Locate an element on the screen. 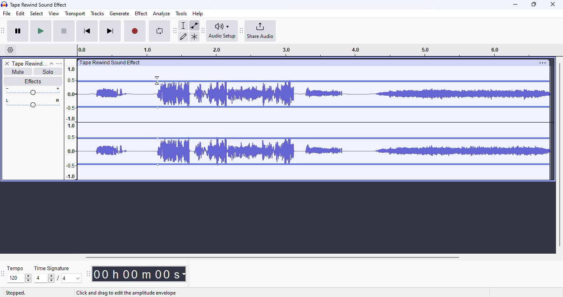 The image size is (563, 297). tracks is located at coordinates (97, 14).